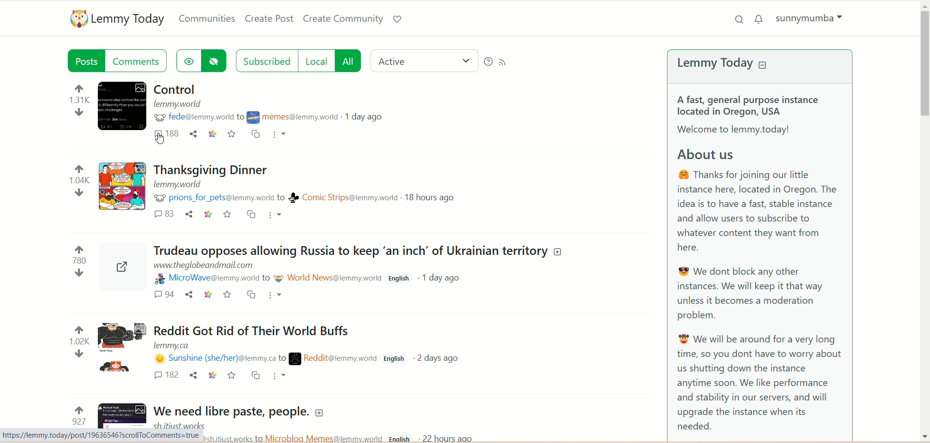 Image resolution: width=930 pixels, height=443 pixels. What do you see at coordinates (742, 21) in the screenshot?
I see `search` at bounding box center [742, 21].